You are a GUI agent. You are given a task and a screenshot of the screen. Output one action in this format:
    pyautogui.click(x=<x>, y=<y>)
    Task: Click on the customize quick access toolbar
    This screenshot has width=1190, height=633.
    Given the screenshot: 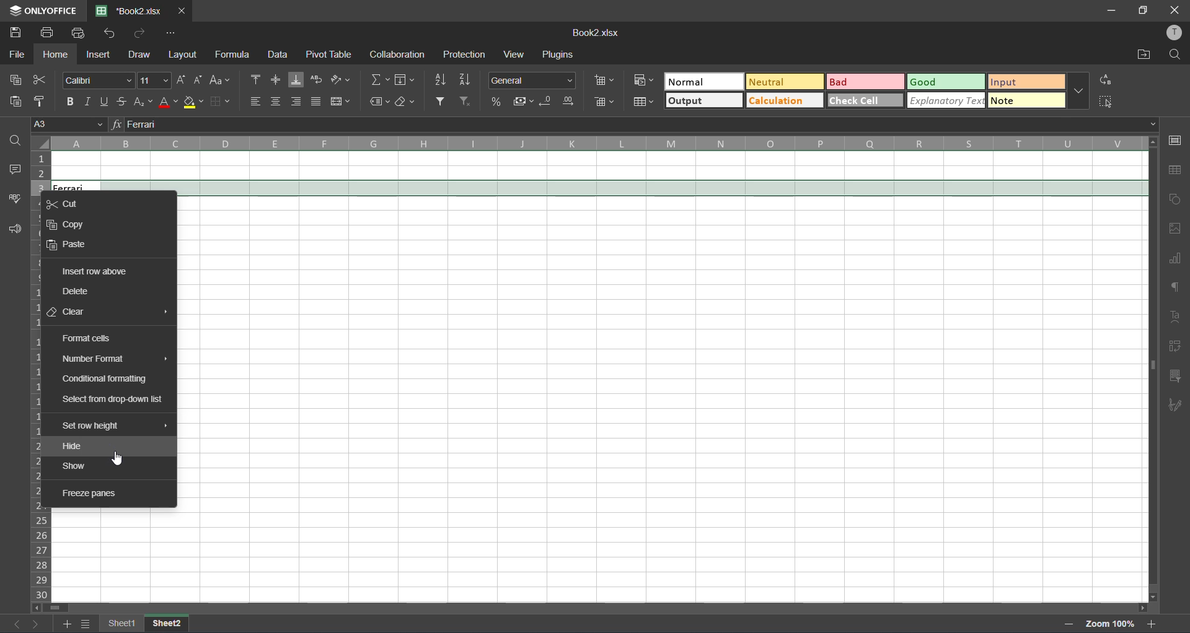 What is the action you would take?
    pyautogui.click(x=173, y=34)
    